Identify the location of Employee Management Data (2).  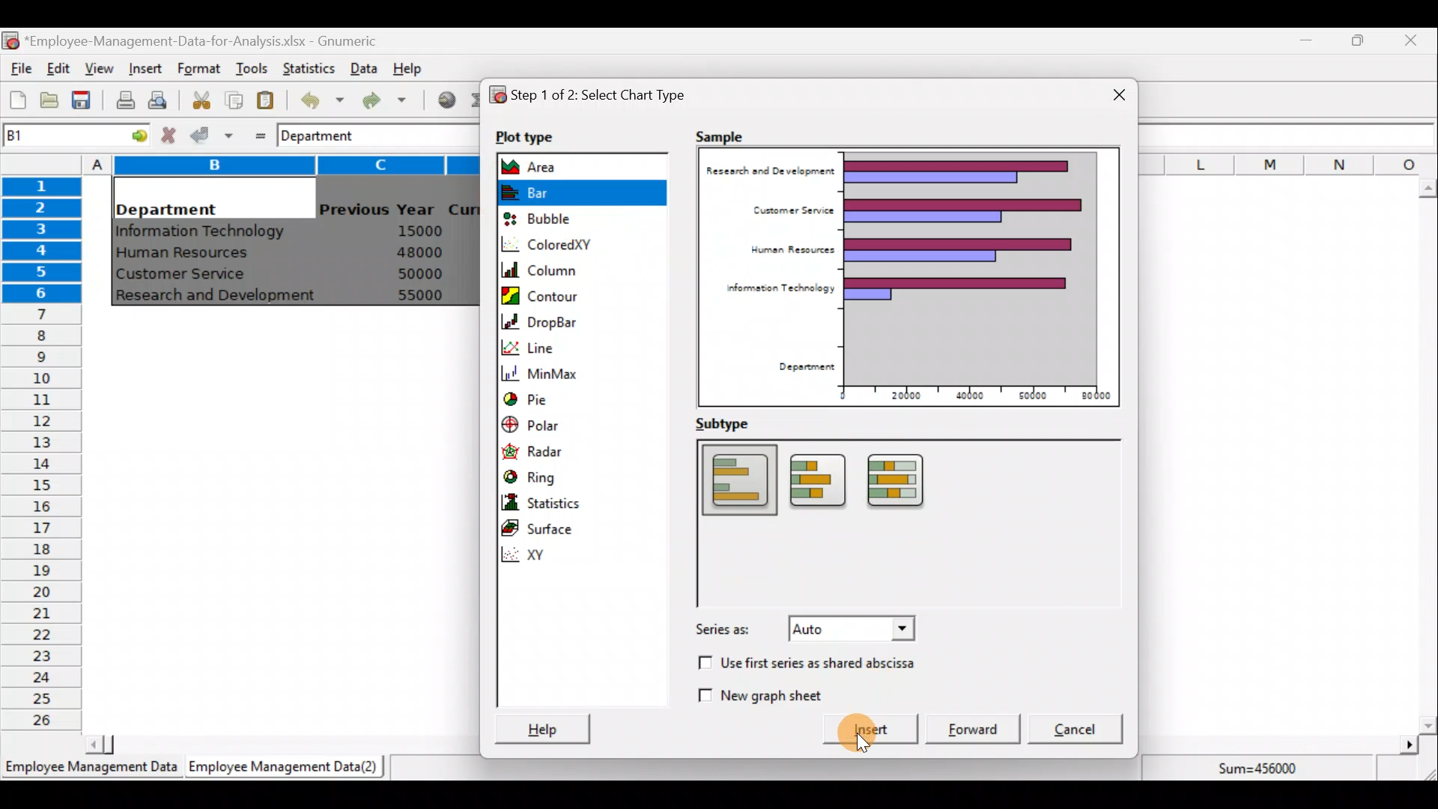
(287, 767).